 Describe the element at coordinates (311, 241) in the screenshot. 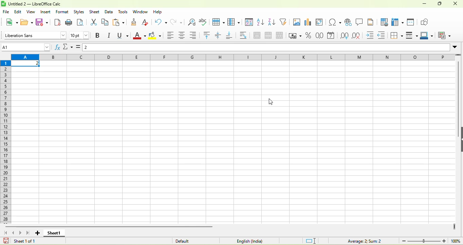

I see `standard selection` at that location.